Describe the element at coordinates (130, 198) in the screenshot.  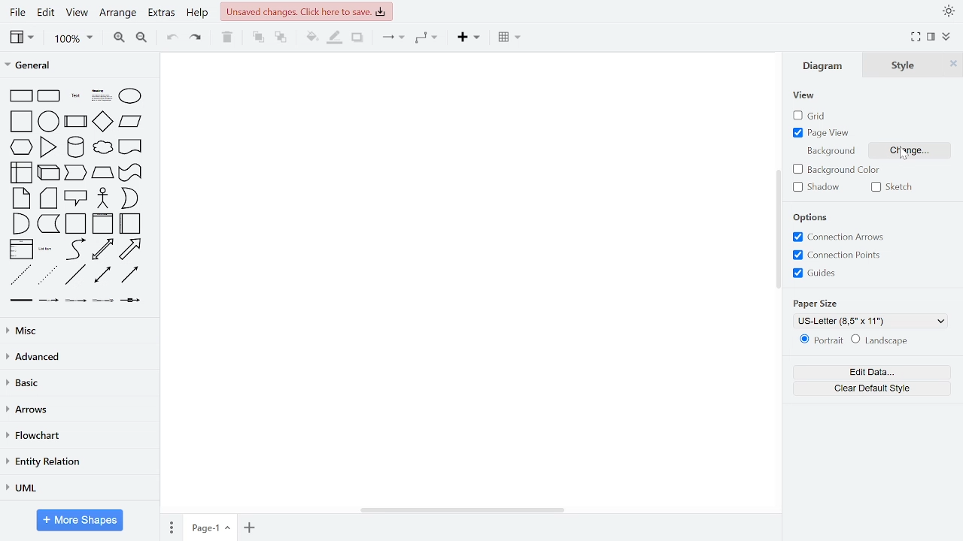
I see `general shapes` at that location.